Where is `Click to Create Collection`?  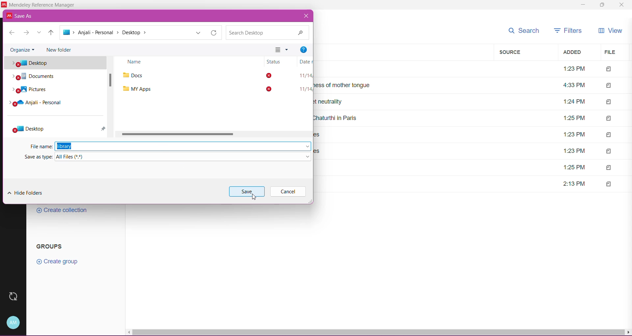 Click to Create Collection is located at coordinates (62, 211).